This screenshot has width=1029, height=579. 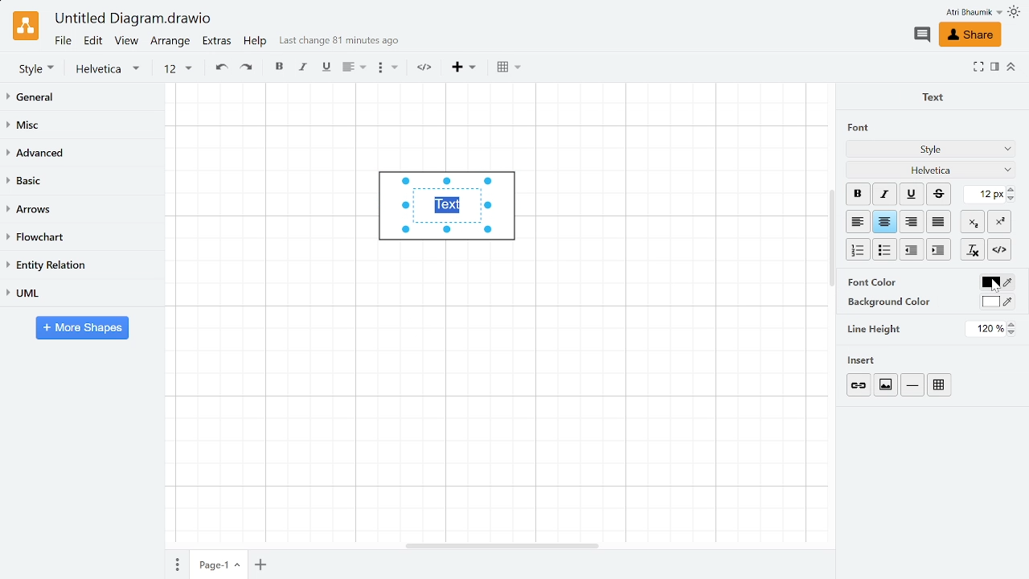 I want to click on CLear formatting, so click(x=972, y=250).